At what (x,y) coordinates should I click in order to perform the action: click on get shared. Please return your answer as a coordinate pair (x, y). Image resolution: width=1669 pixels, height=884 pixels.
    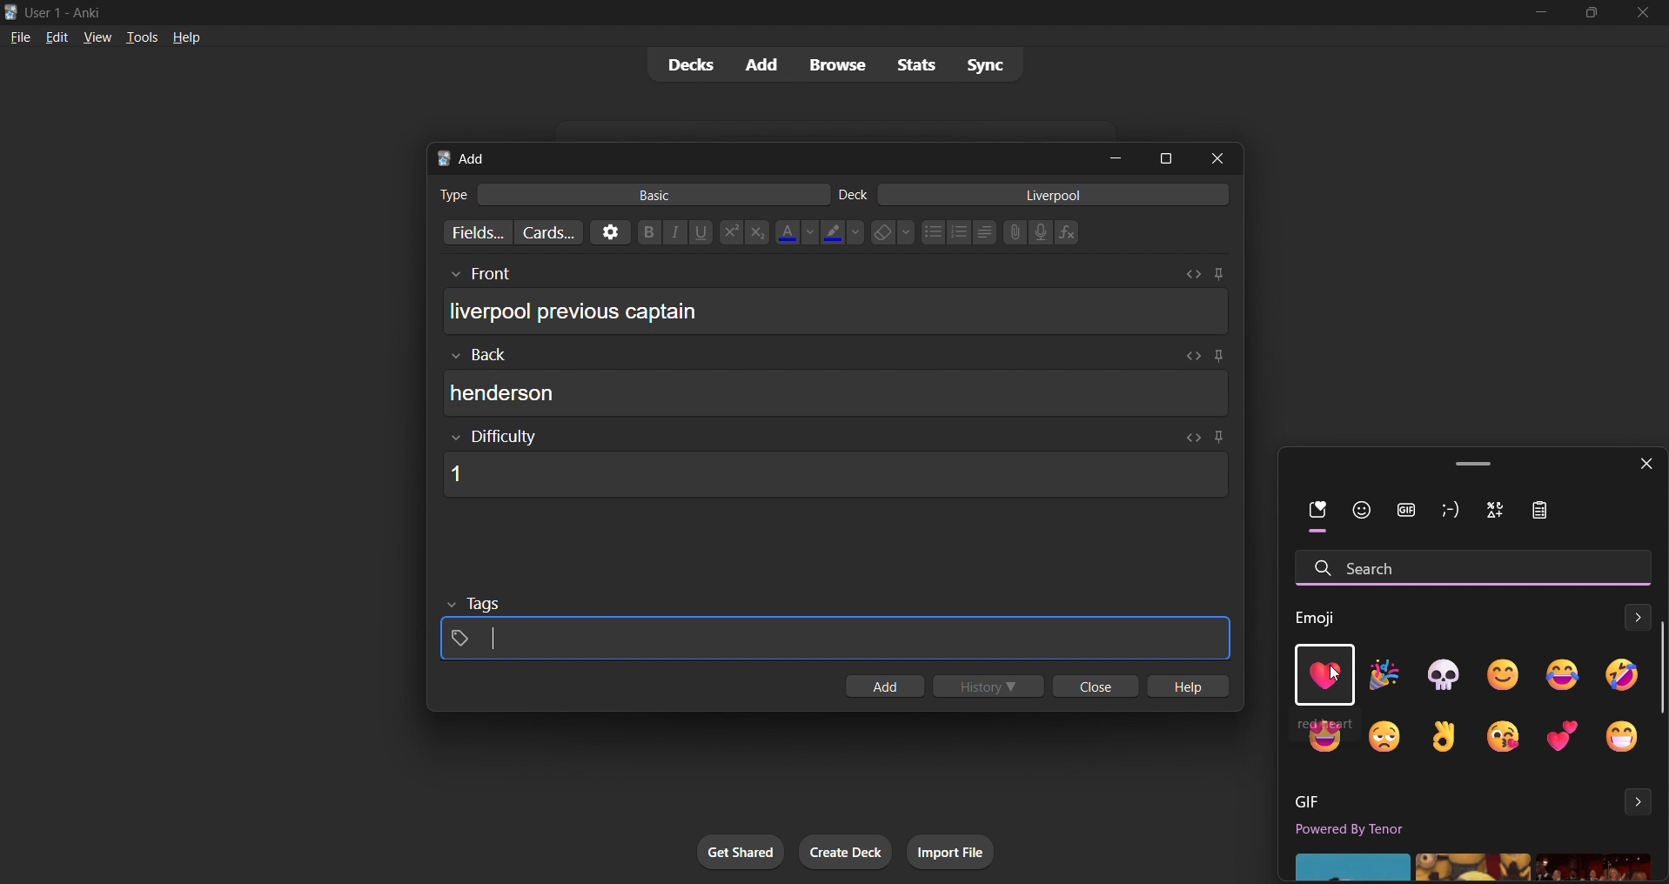
    Looking at the image, I should click on (742, 853).